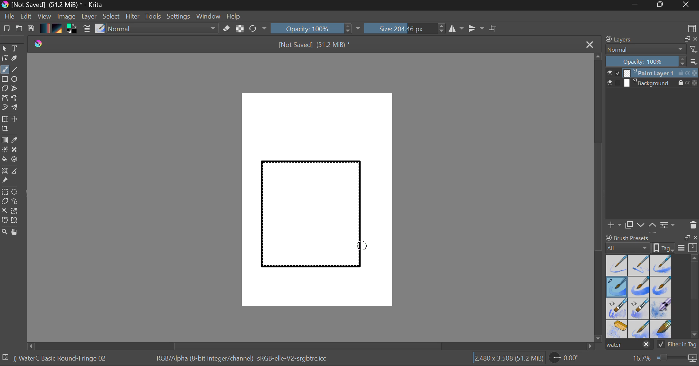  What do you see at coordinates (617, 309) in the screenshot?
I see `Water C - Grain Tilt` at bounding box center [617, 309].